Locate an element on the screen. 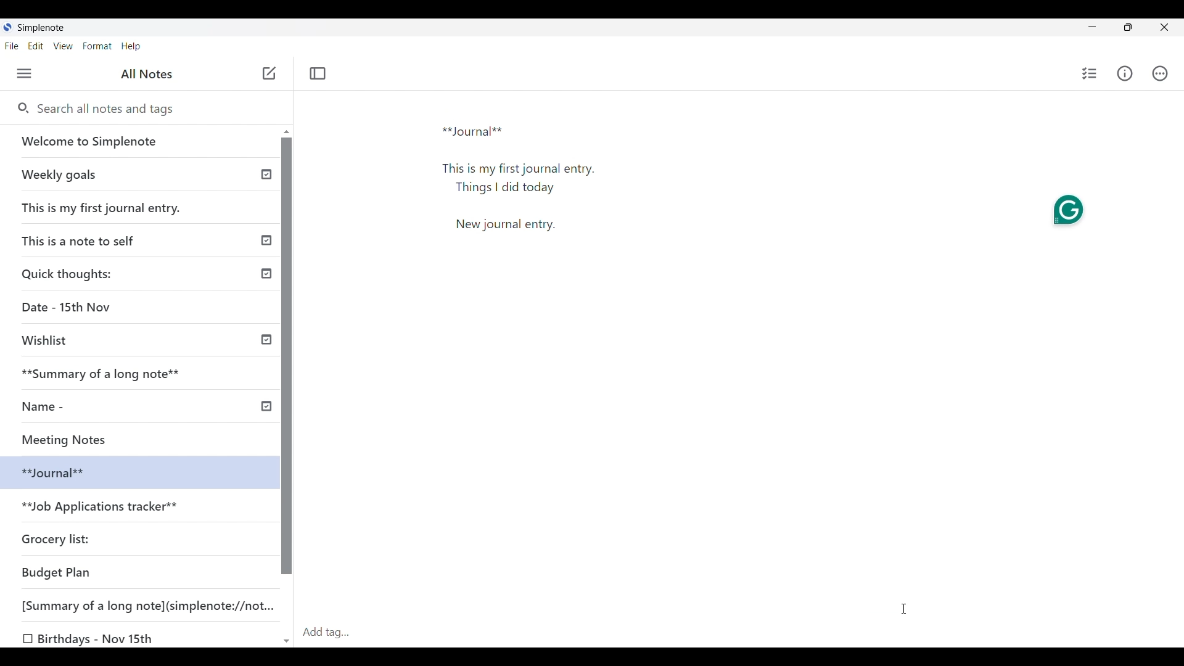 The image size is (1184, 666). Quick slide to top is located at coordinates (287, 132).